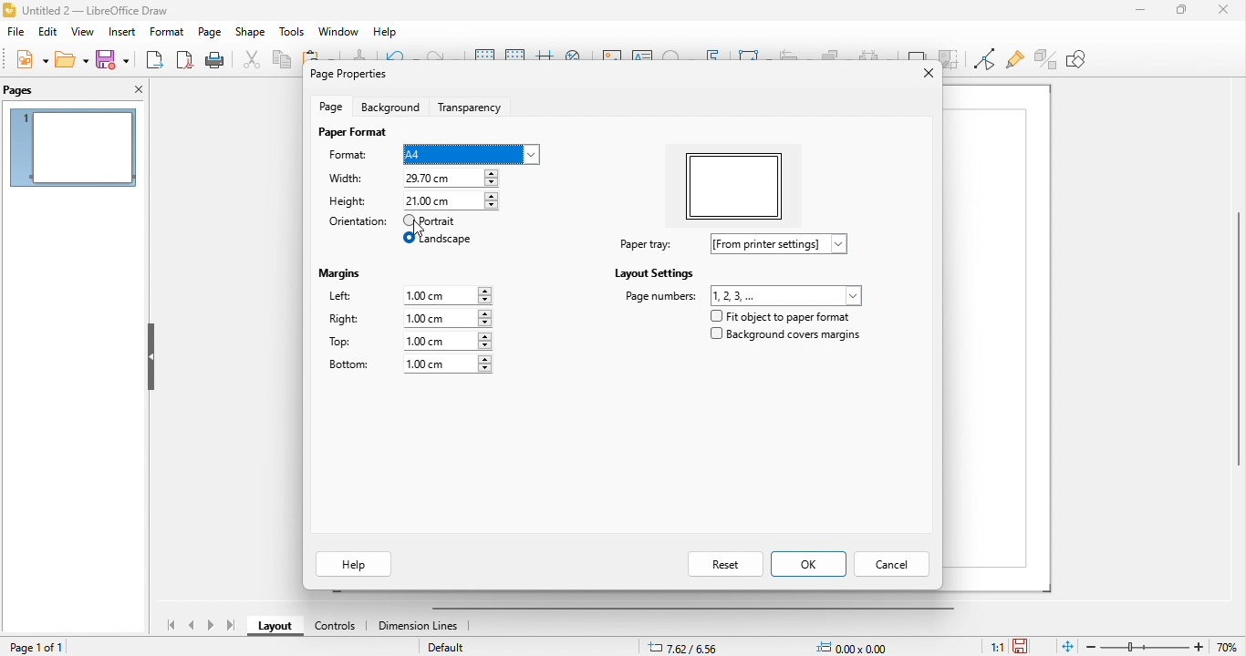 The height and width of the screenshot is (656, 1246). What do you see at coordinates (1175, 12) in the screenshot?
I see `maximize` at bounding box center [1175, 12].